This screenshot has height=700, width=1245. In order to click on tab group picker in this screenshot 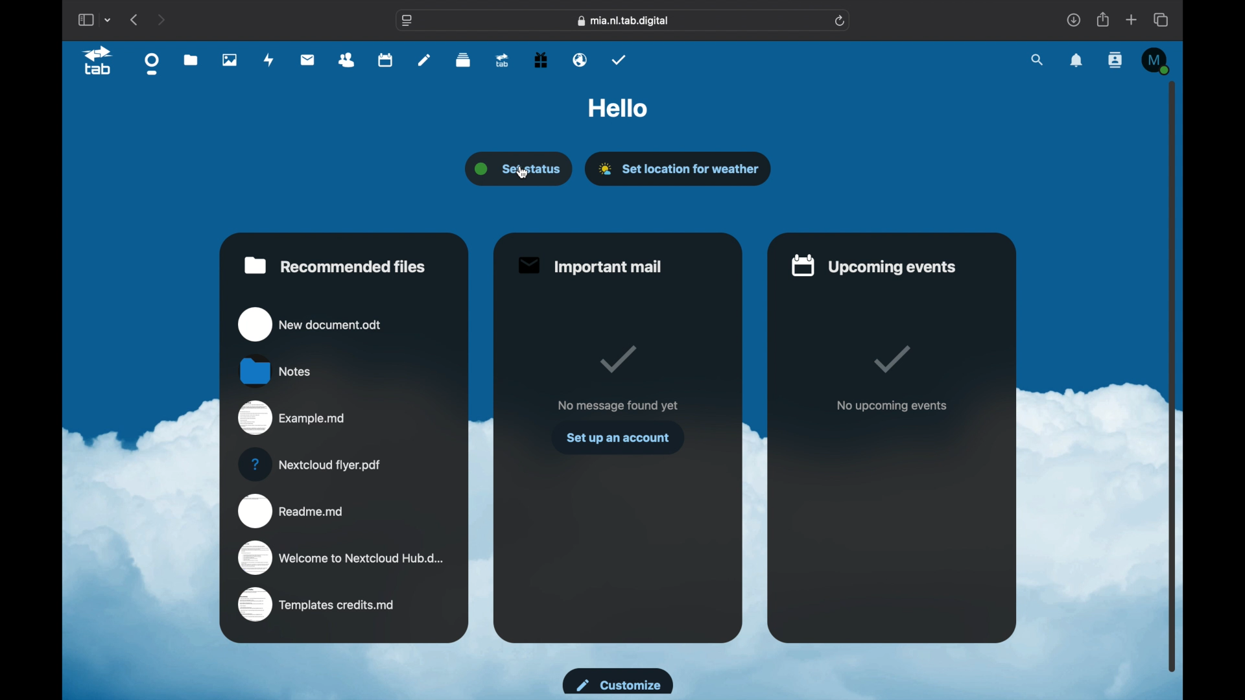, I will do `click(108, 19)`.